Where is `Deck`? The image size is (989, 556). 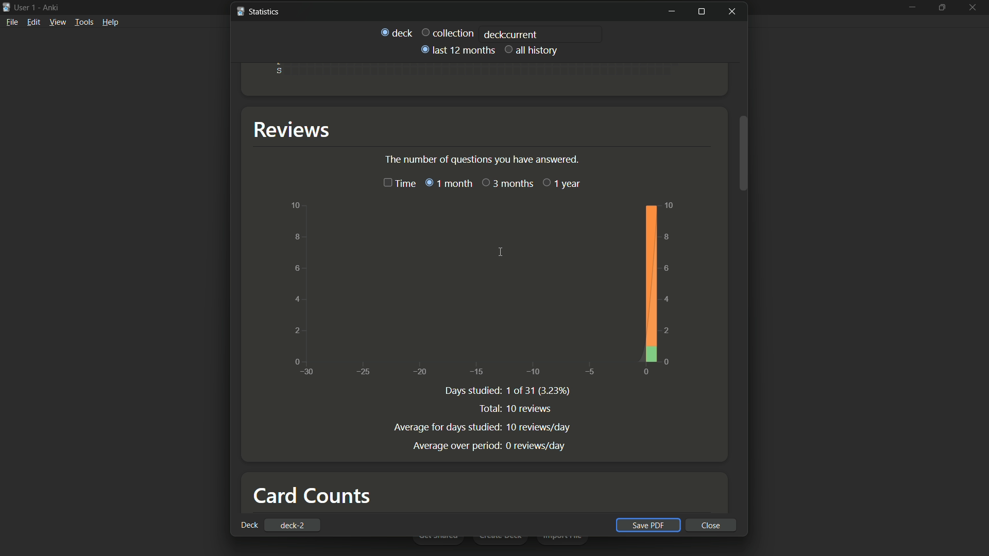 Deck is located at coordinates (249, 525).